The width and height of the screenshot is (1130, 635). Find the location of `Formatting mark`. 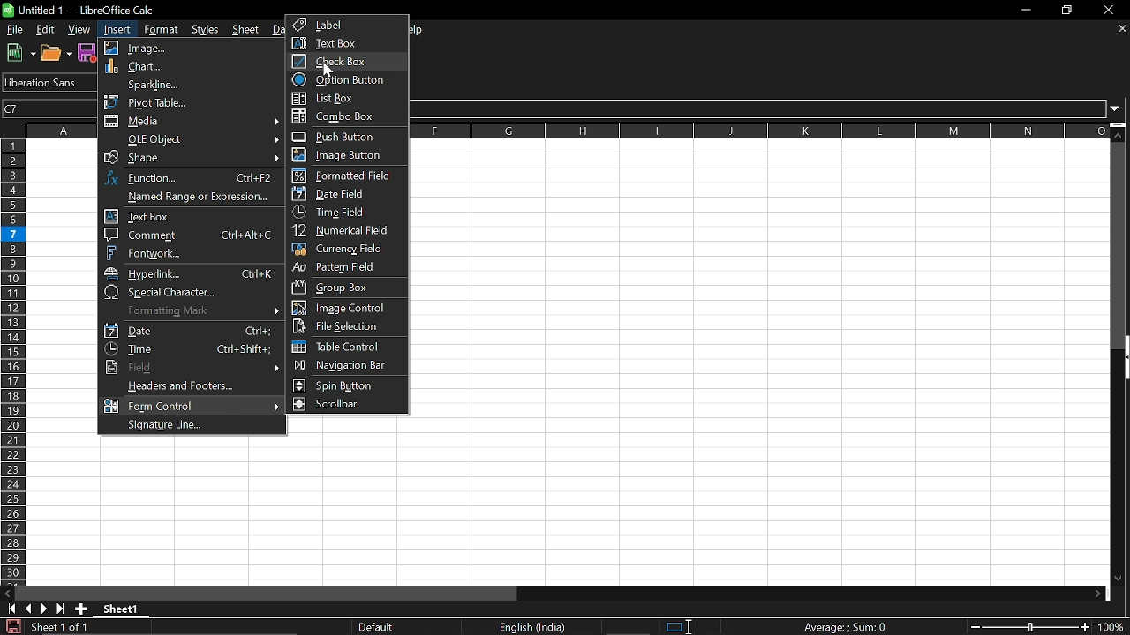

Formatting mark is located at coordinates (192, 311).